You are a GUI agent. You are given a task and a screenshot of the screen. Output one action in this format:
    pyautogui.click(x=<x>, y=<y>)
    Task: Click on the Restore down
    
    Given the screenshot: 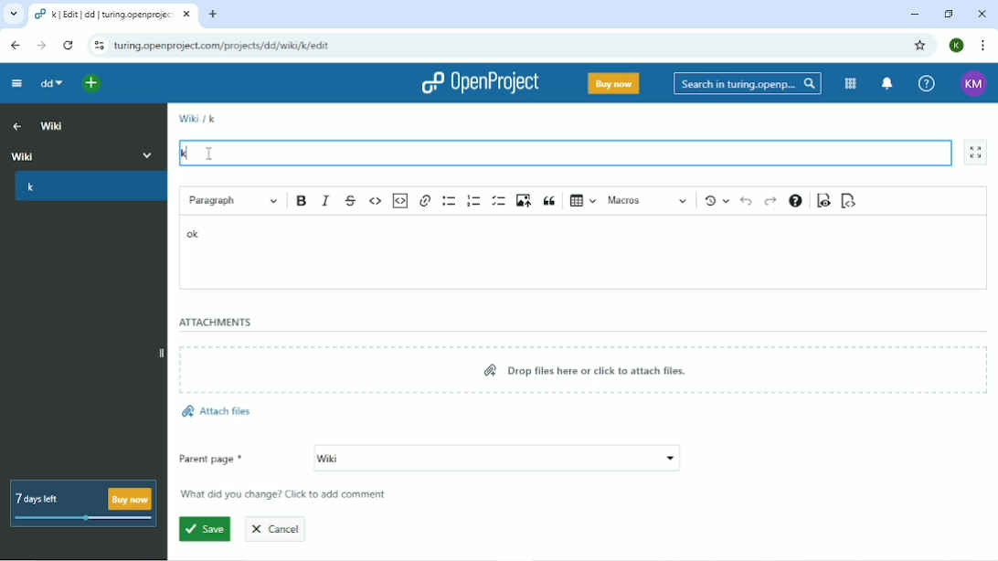 What is the action you would take?
    pyautogui.click(x=948, y=14)
    